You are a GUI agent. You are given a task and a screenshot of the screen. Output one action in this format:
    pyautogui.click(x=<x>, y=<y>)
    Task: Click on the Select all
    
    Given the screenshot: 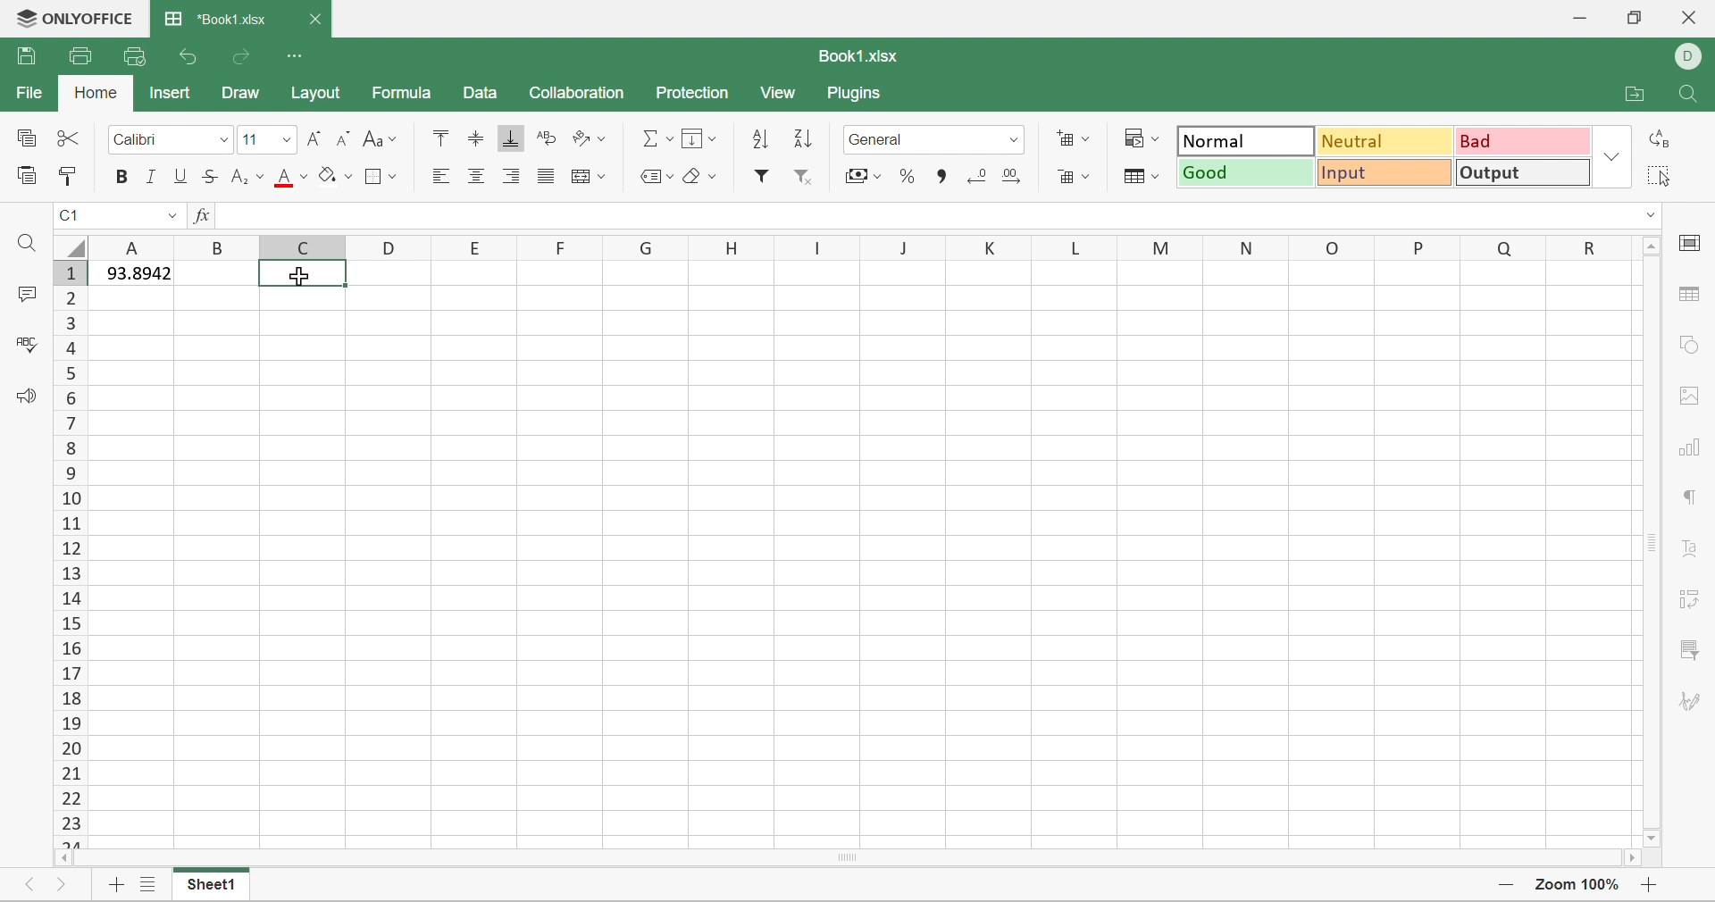 What is the action you would take?
    pyautogui.click(x=1659, y=175)
    